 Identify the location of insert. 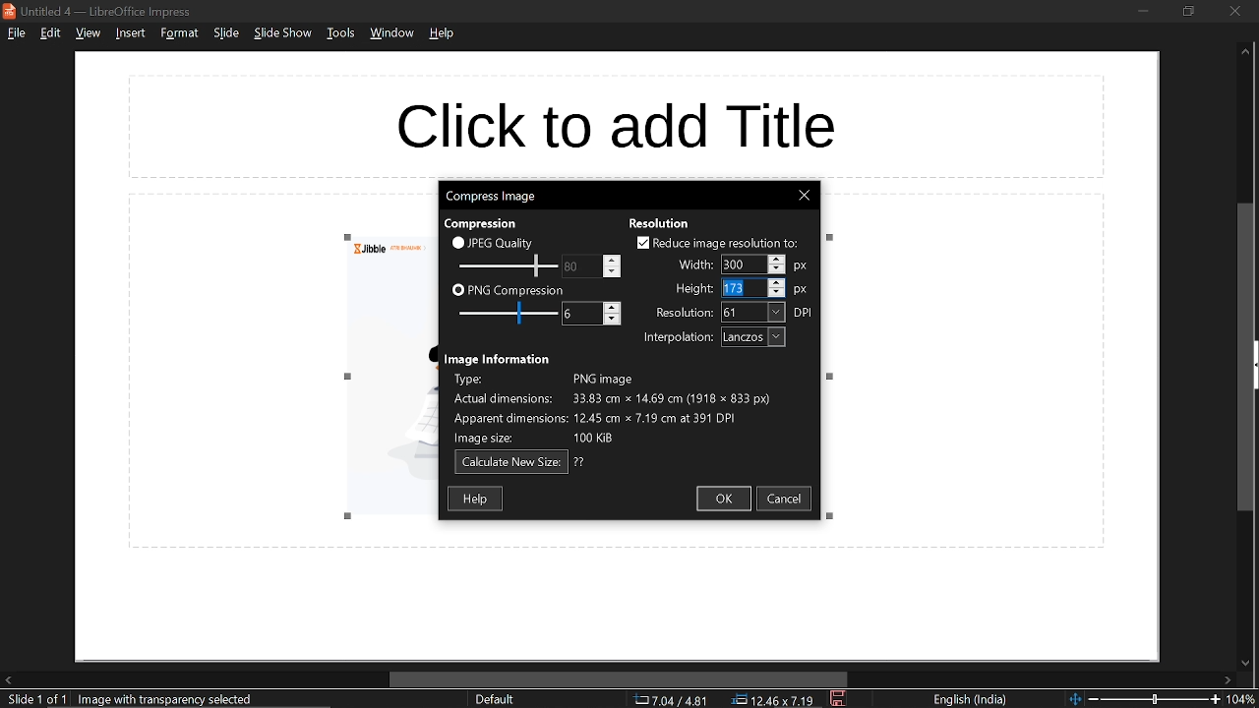
(132, 33).